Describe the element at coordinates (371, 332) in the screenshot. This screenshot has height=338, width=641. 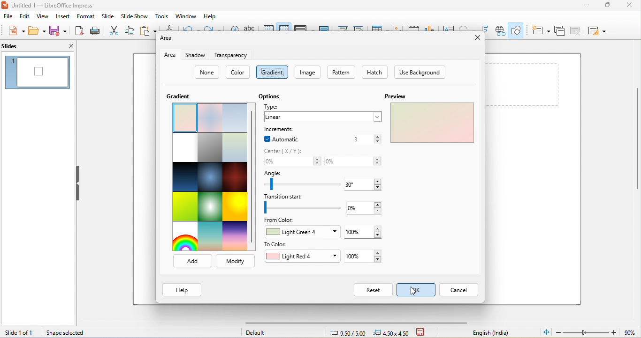
I see `cursor and object position changed` at that location.